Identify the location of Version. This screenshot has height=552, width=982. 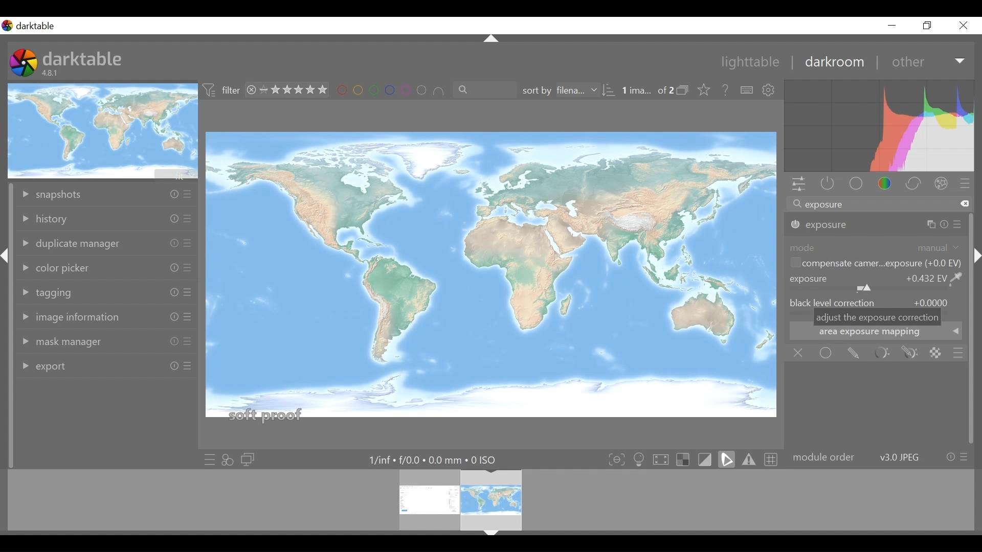
(52, 73).